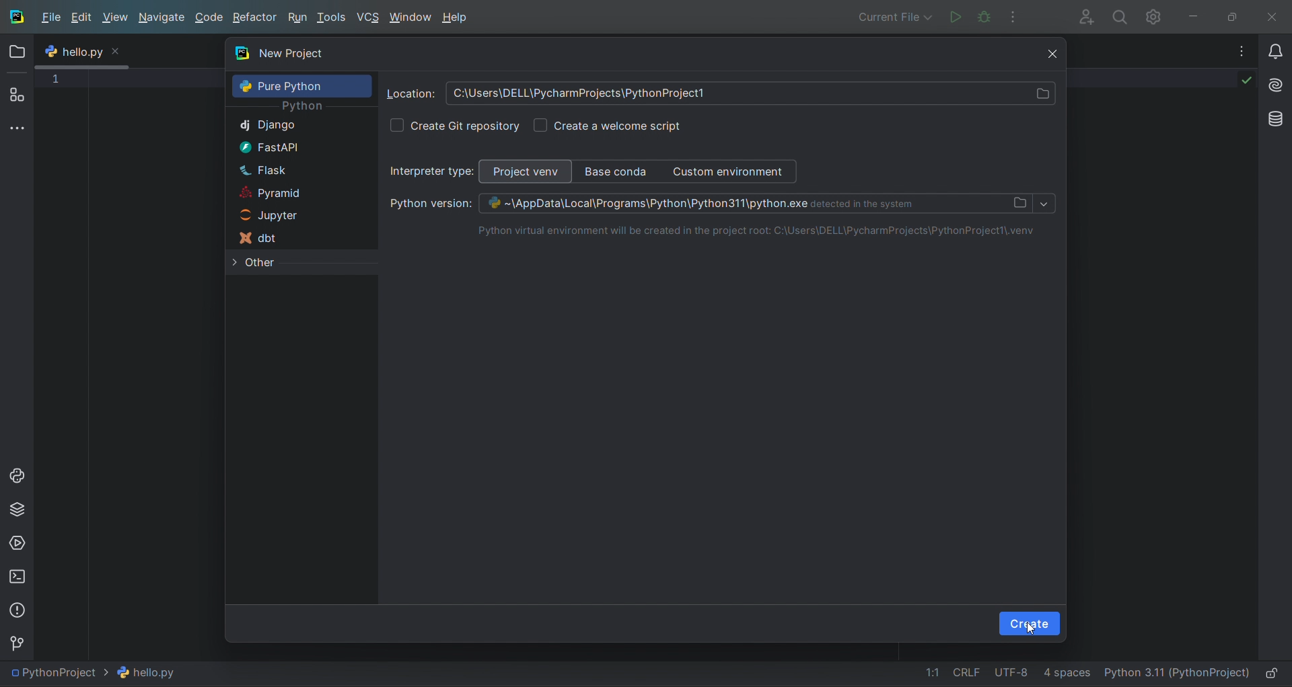 This screenshot has height=687, width=1292. Describe the element at coordinates (293, 214) in the screenshot. I see `jupyter` at that location.